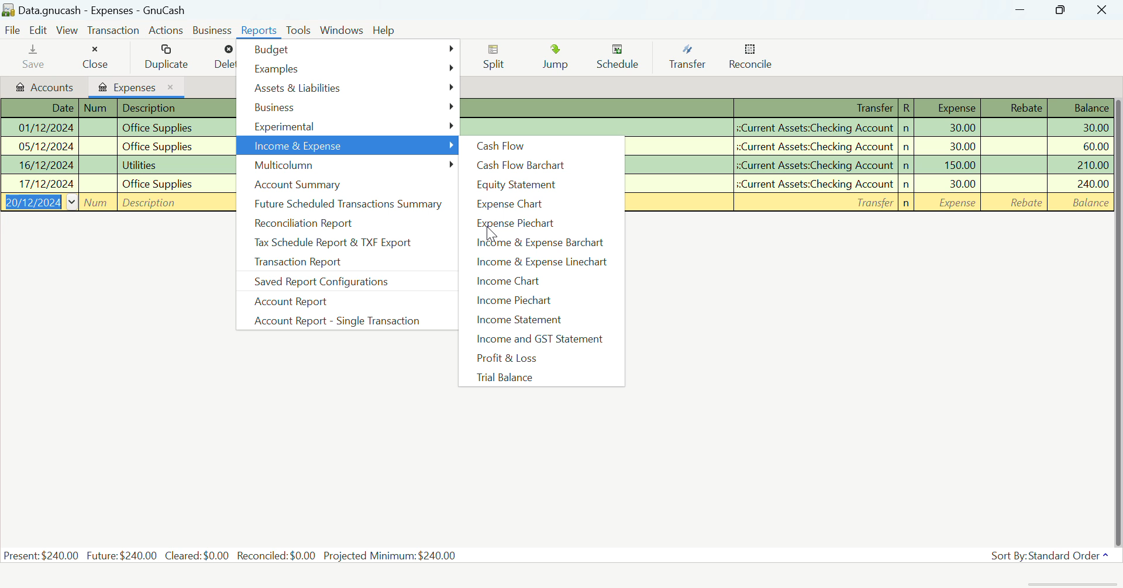  I want to click on Account Summary, so click(343, 186).